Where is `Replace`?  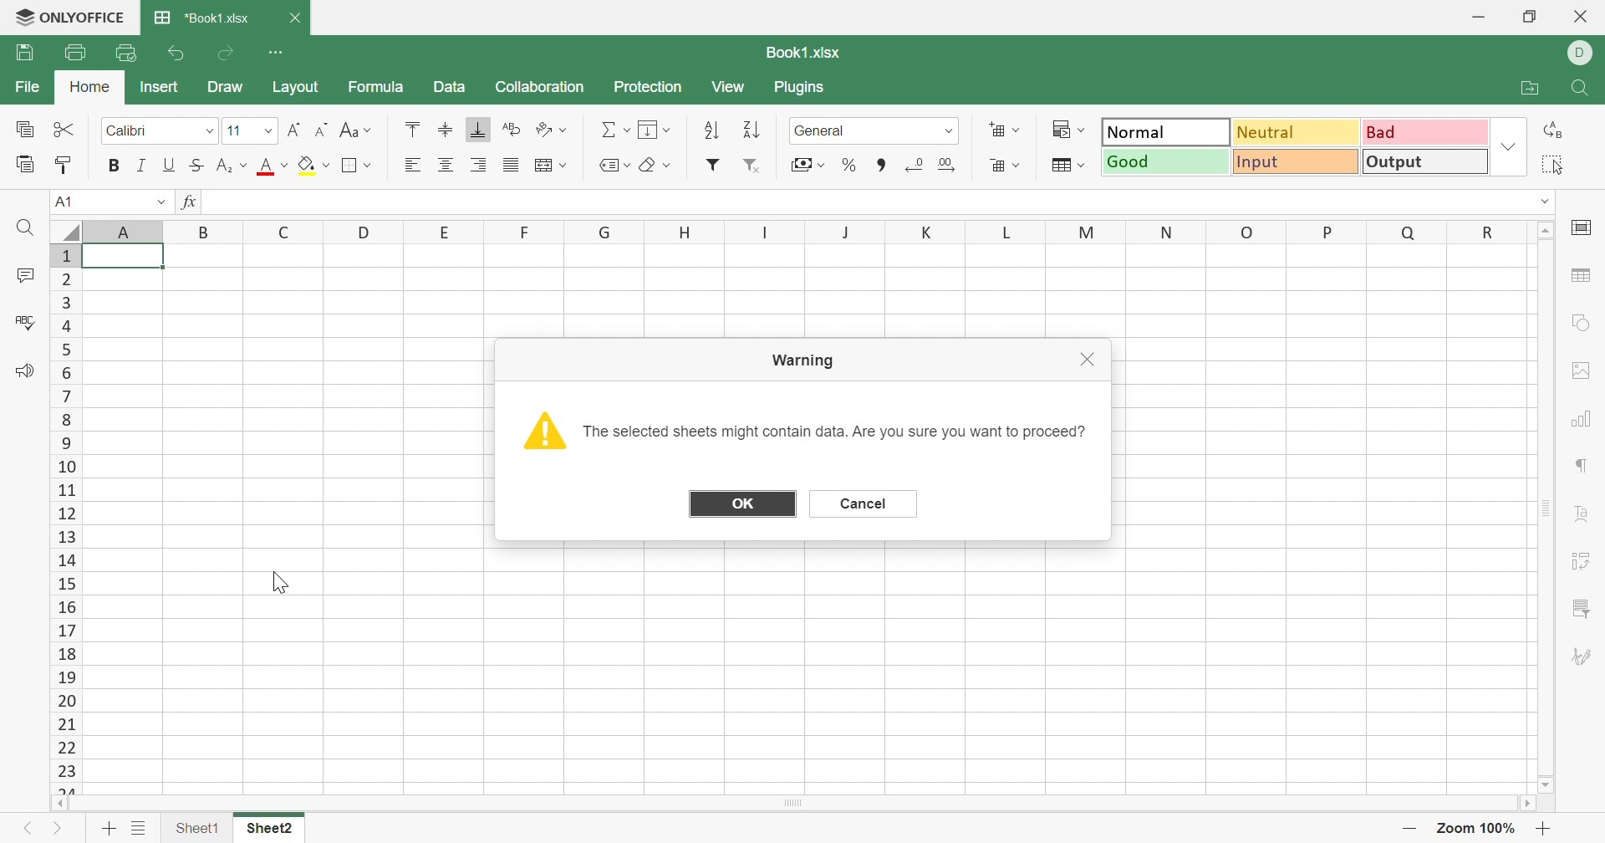
Replace is located at coordinates (1557, 132).